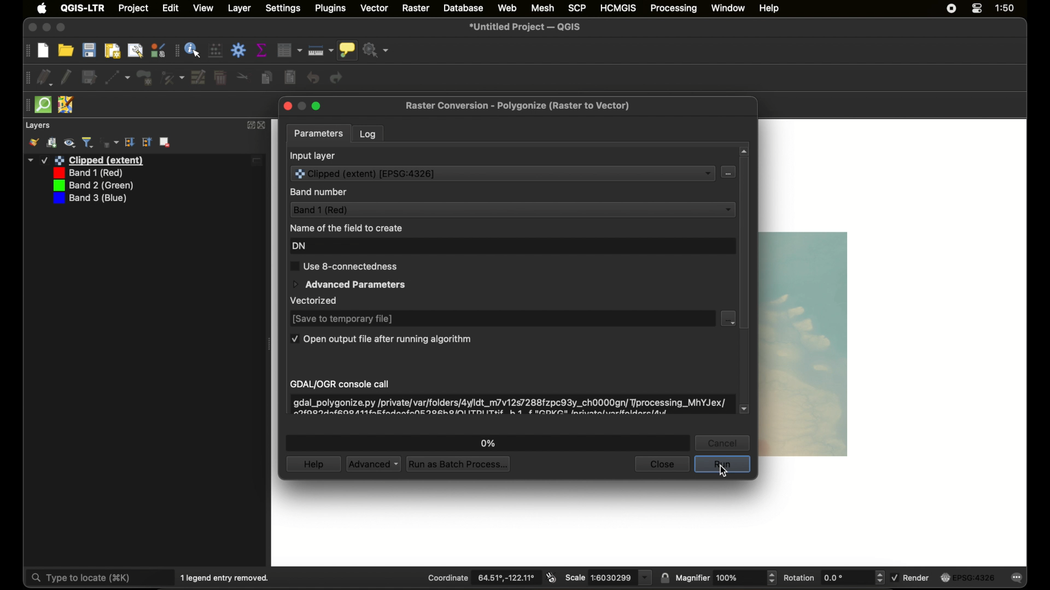 Image resolution: width=1050 pixels, height=590 pixels. Describe the element at coordinates (315, 300) in the screenshot. I see `vectorize` at that location.